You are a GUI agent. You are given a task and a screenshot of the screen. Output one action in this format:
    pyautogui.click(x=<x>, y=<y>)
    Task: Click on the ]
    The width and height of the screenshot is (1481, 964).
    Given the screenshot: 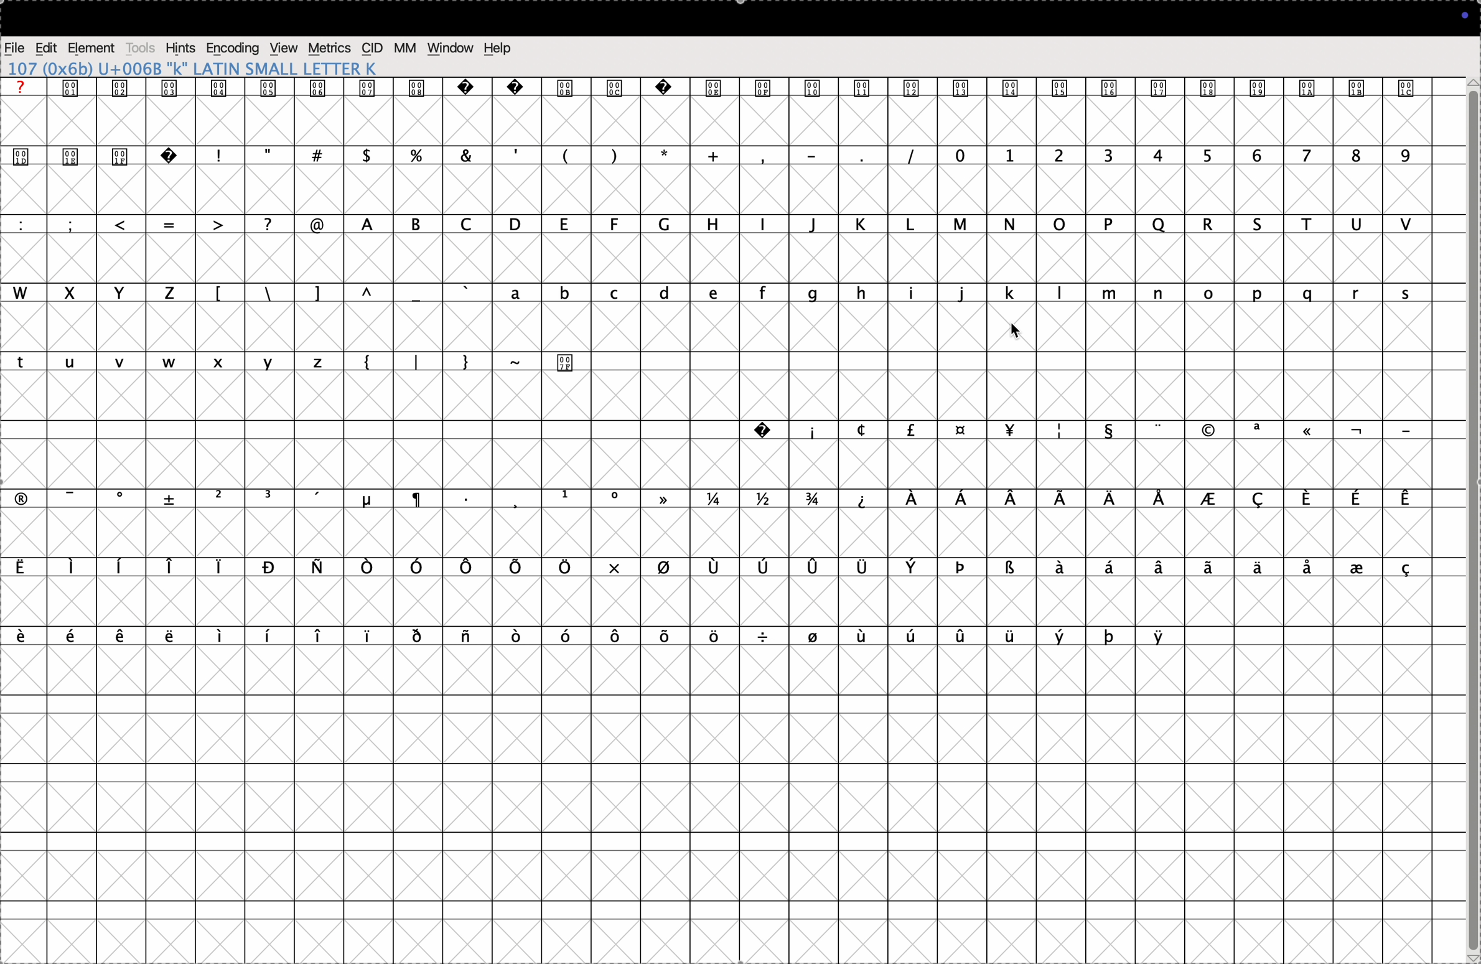 What is the action you would take?
    pyautogui.click(x=324, y=293)
    